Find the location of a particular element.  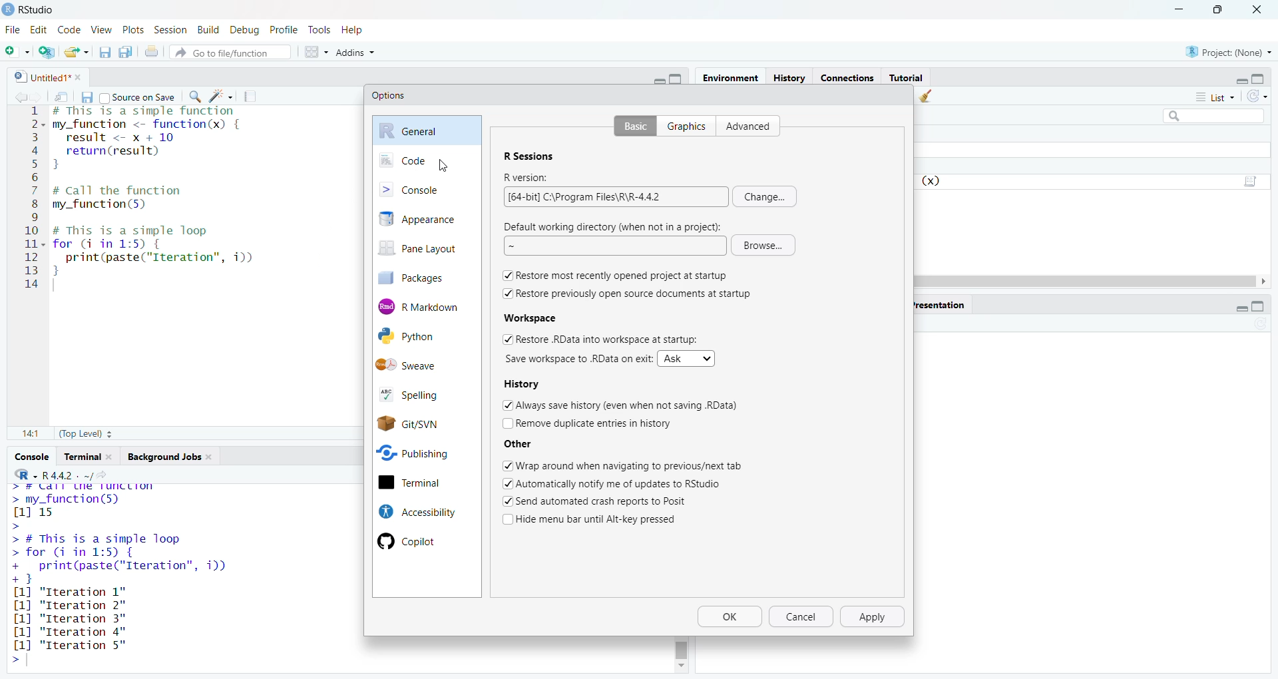

move down is located at coordinates (680, 667).